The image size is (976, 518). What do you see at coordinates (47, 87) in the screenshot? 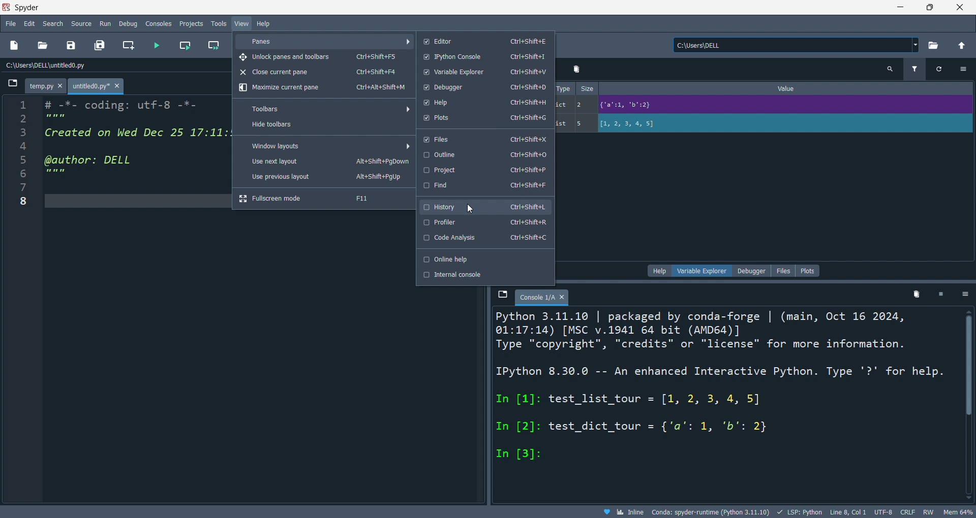
I see `temp.py` at bounding box center [47, 87].